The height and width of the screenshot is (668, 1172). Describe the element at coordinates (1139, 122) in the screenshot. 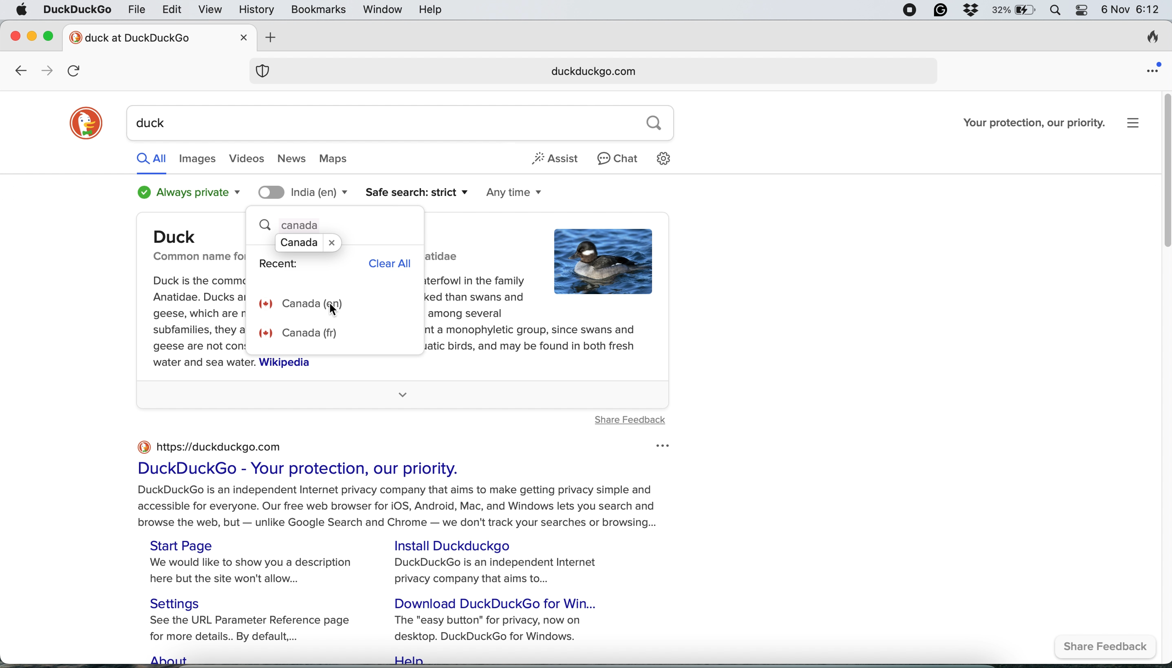

I see `settings` at that location.